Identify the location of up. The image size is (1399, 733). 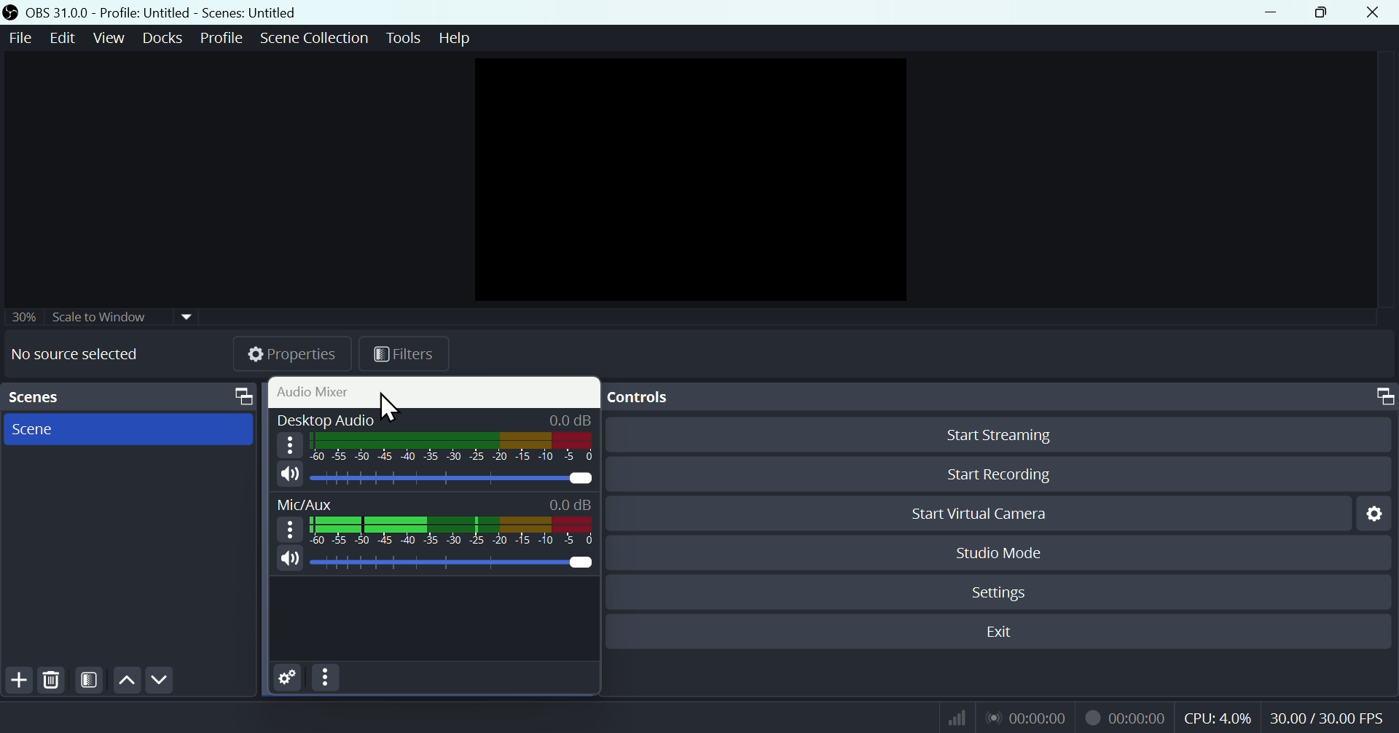
(126, 679).